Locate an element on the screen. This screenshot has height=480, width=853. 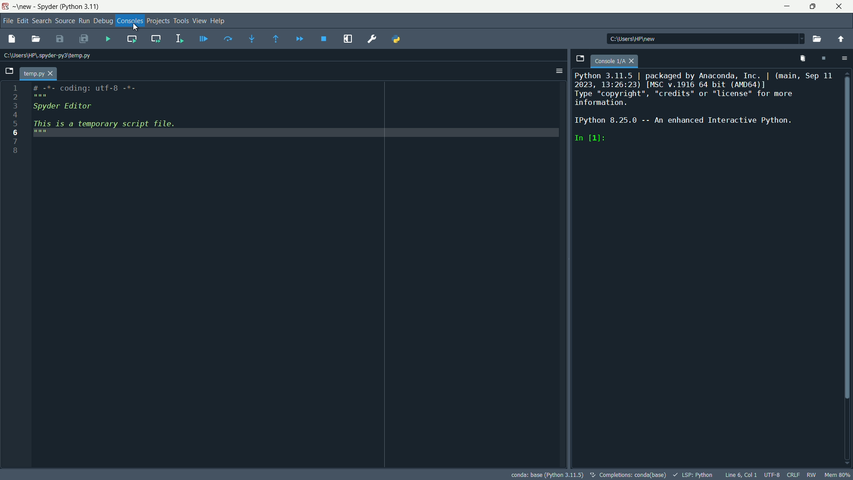
run selection or current line is located at coordinates (183, 38).